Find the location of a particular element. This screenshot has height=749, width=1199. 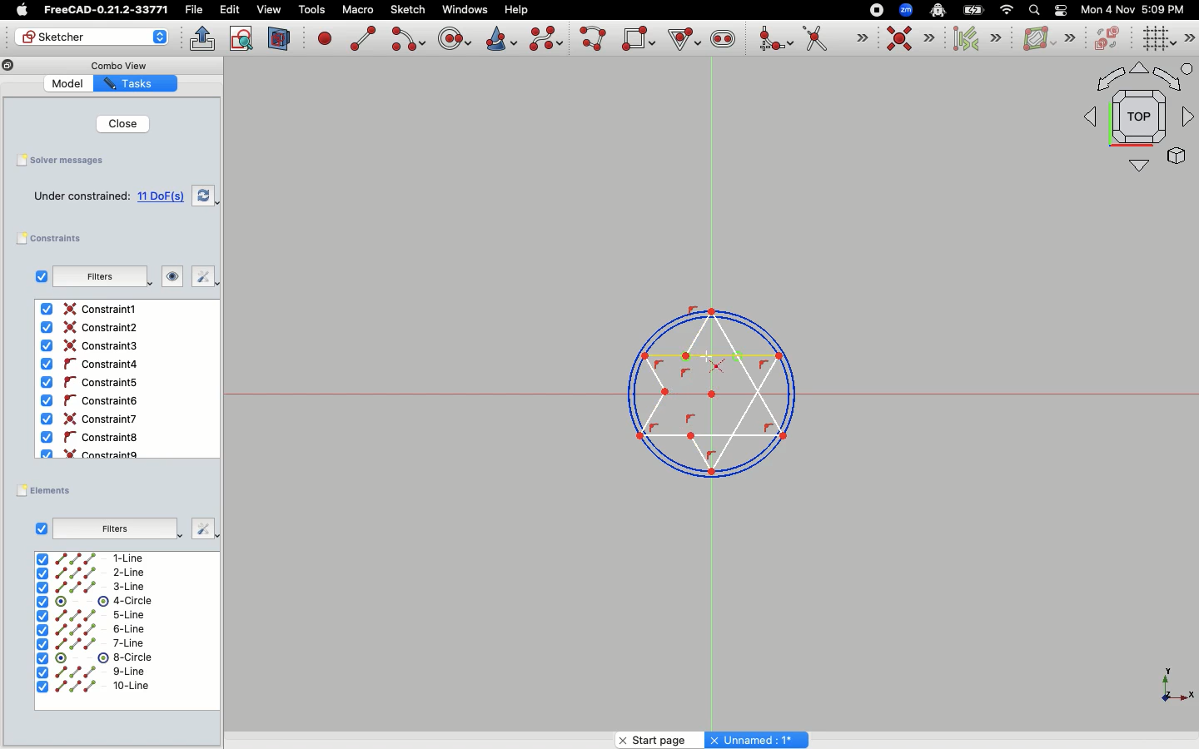

Solver messages is located at coordinates (62, 161).